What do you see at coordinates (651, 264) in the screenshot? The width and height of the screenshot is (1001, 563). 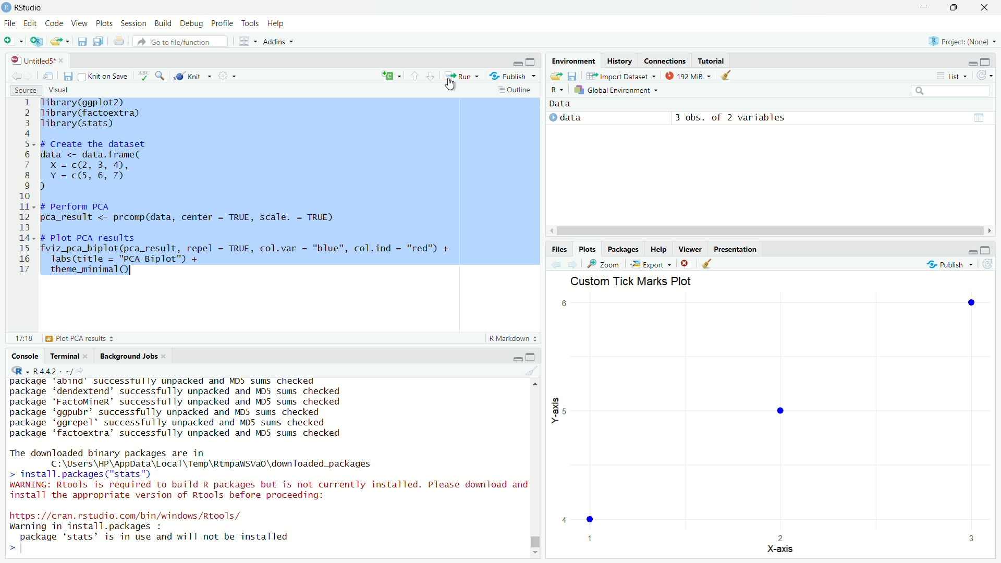 I see `export` at bounding box center [651, 264].